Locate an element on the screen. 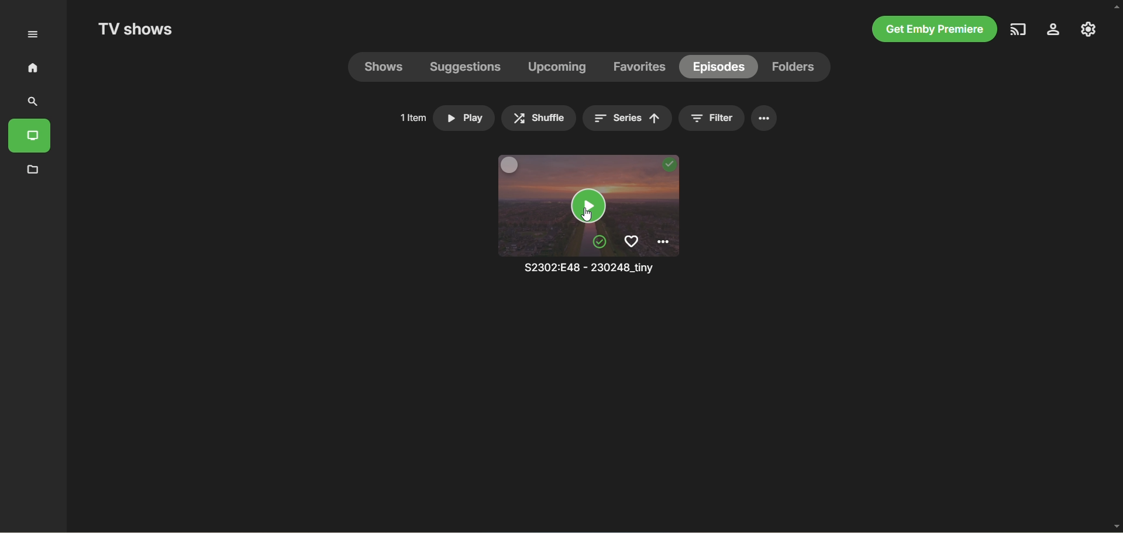 The height and width of the screenshot is (533, 1123). settings is located at coordinates (764, 118).